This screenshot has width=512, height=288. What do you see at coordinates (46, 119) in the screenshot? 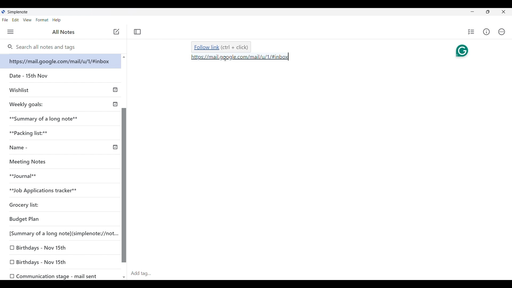
I see `**Summary of a long note**` at bounding box center [46, 119].